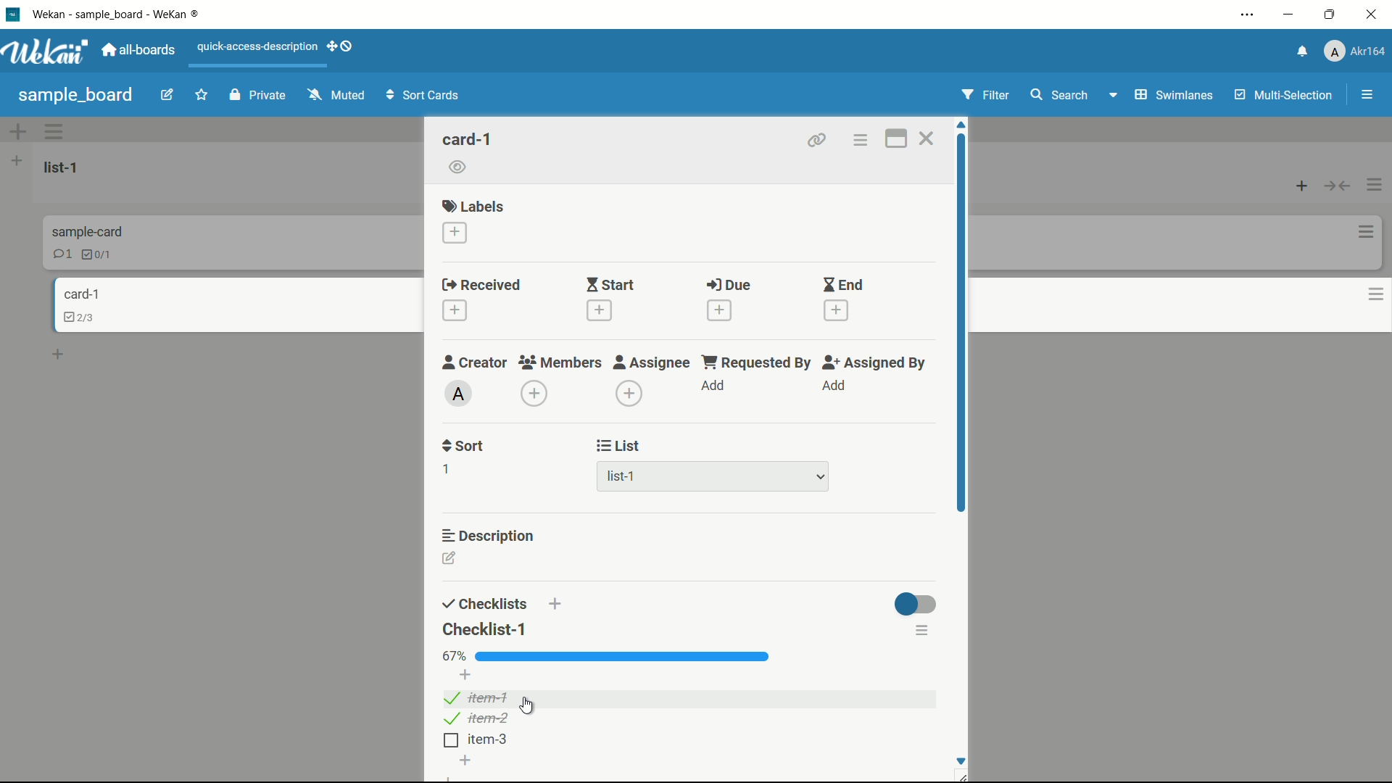 This screenshot has width=1392, height=783. What do you see at coordinates (554, 605) in the screenshot?
I see `add checklist` at bounding box center [554, 605].